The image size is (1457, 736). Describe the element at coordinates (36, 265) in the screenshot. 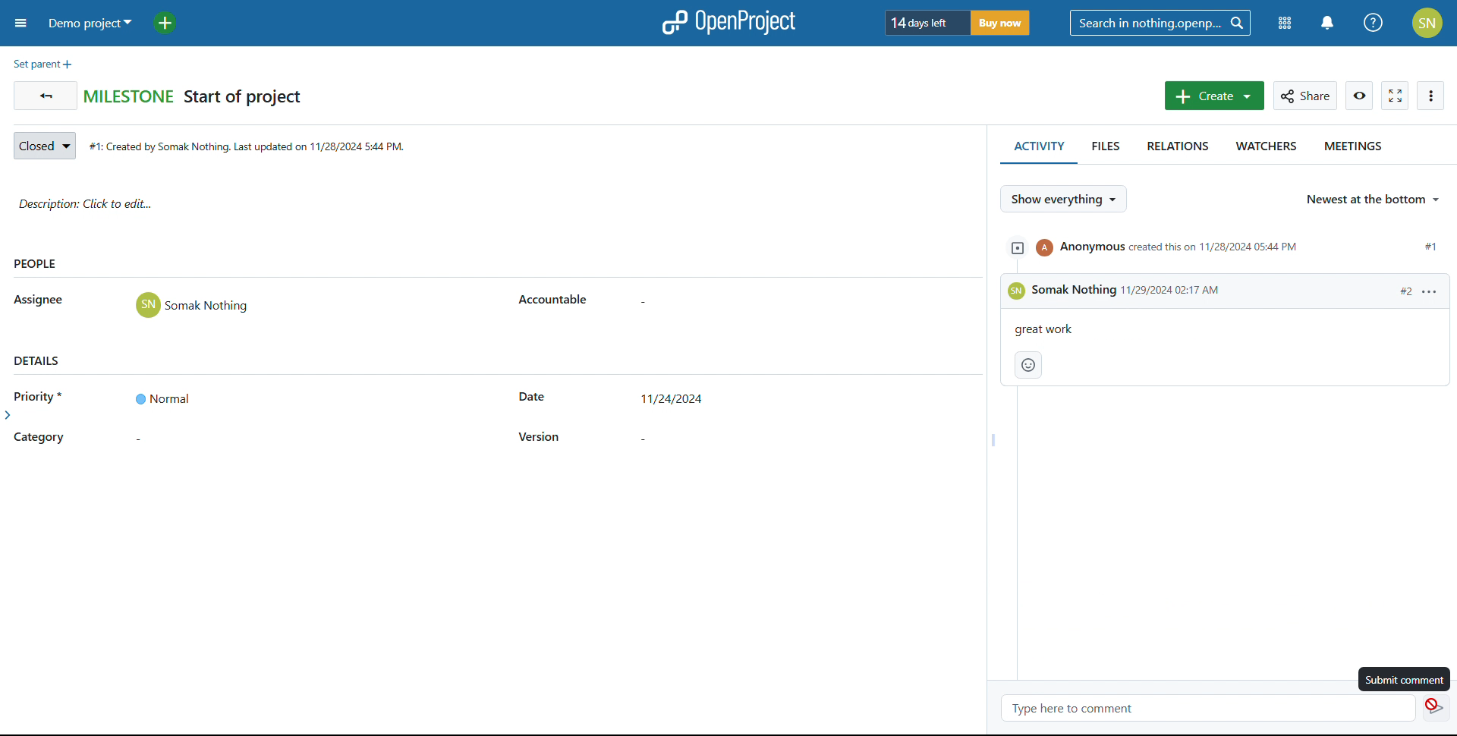

I see `people` at that location.